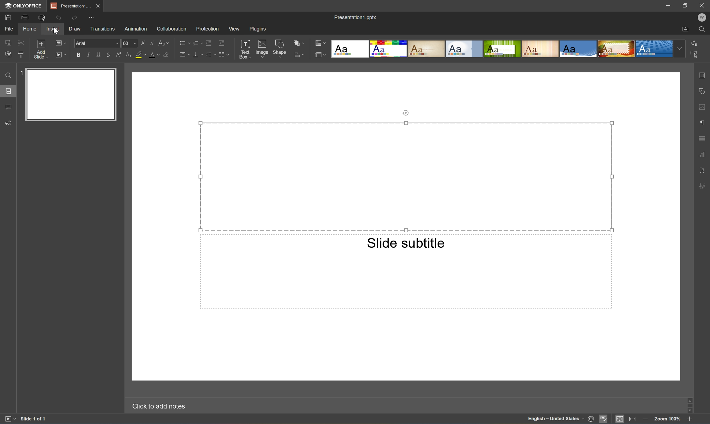 This screenshot has width=710, height=424. Describe the element at coordinates (56, 18) in the screenshot. I see `Undo` at that location.